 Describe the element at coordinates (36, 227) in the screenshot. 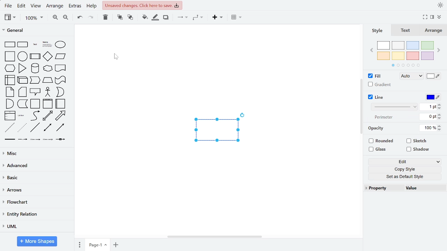

I see `UML` at that location.